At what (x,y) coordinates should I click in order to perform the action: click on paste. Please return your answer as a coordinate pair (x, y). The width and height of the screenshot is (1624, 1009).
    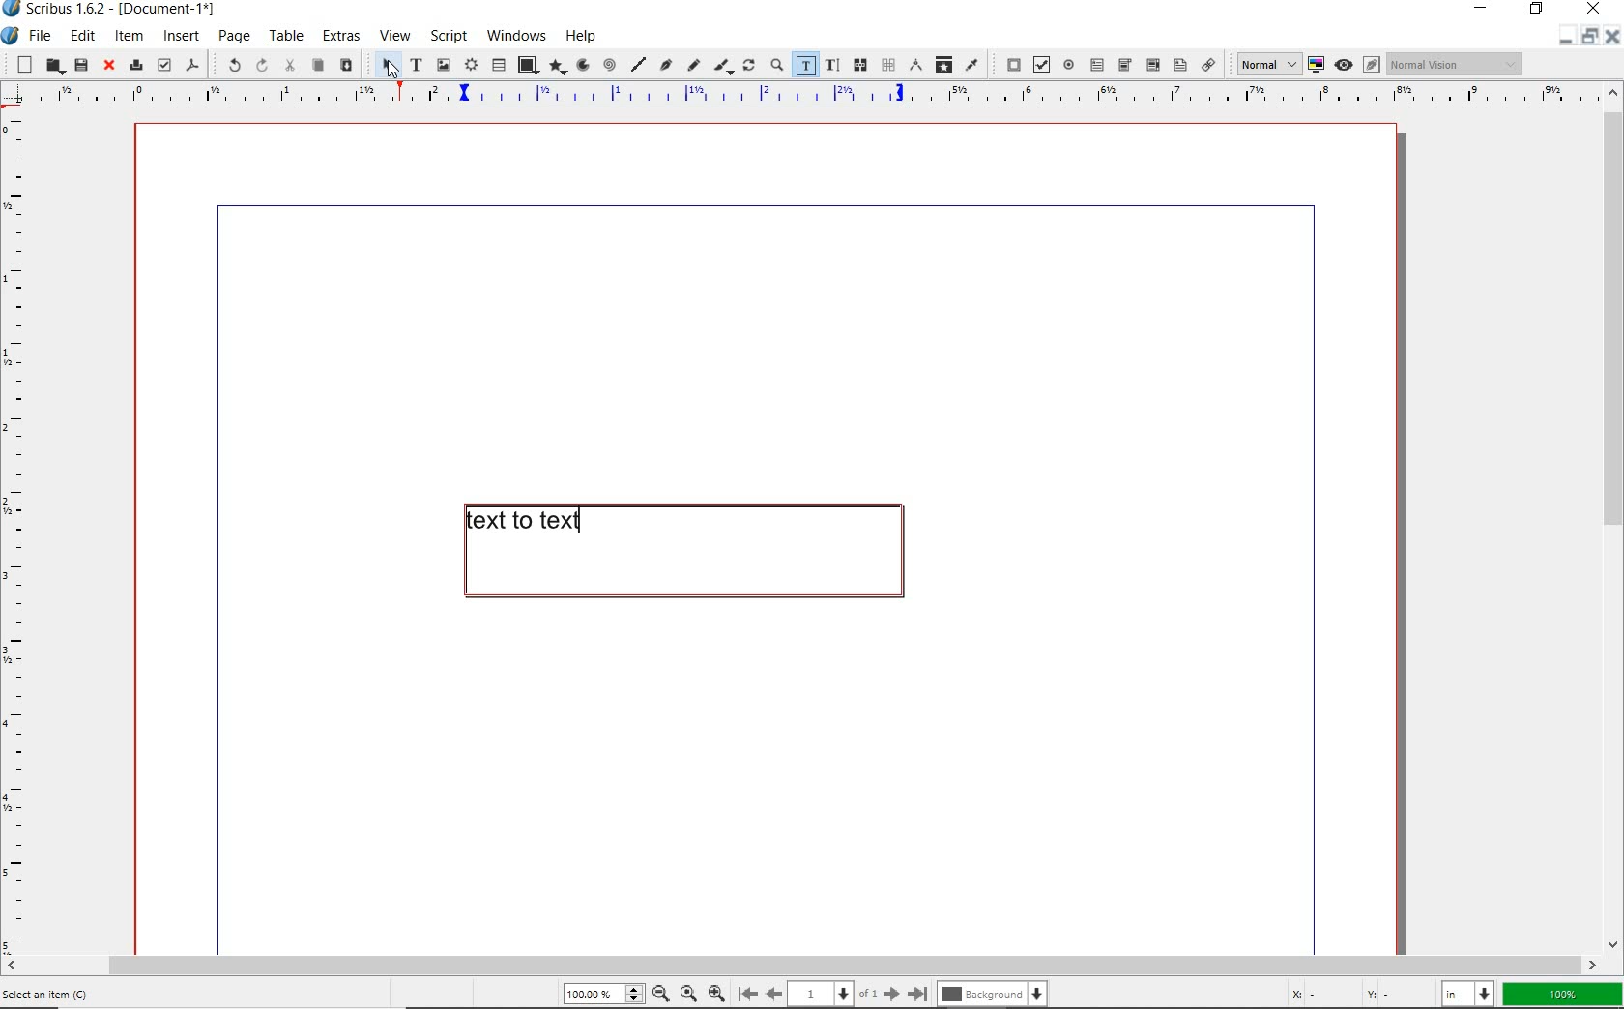
    Looking at the image, I should click on (345, 66).